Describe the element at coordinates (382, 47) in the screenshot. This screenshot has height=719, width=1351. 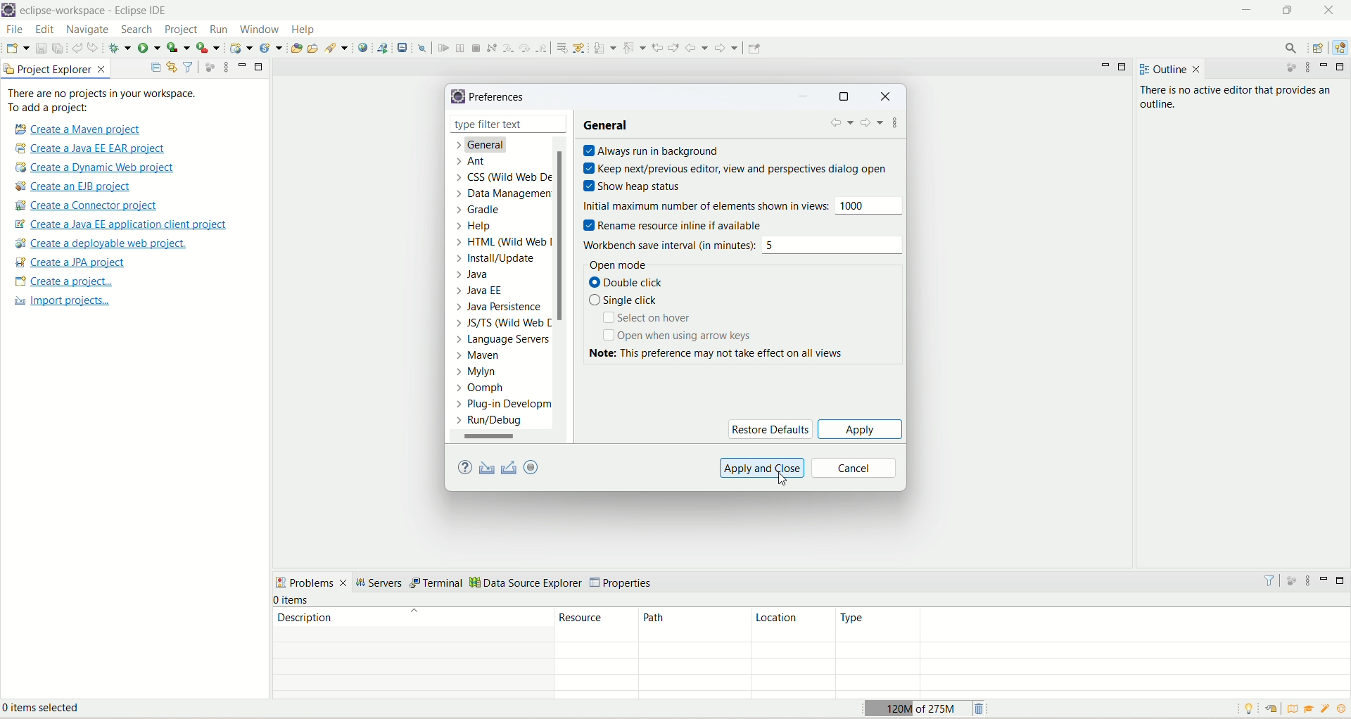
I see `launch web service` at that location.